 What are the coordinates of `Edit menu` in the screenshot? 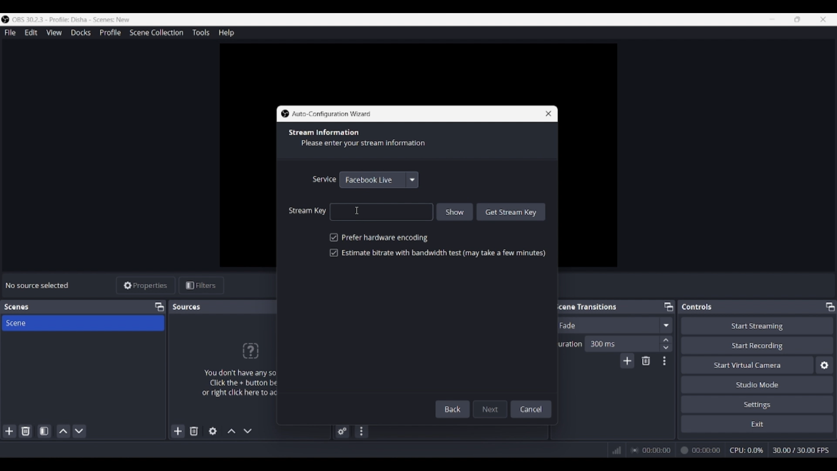 It's located at (31, 33).